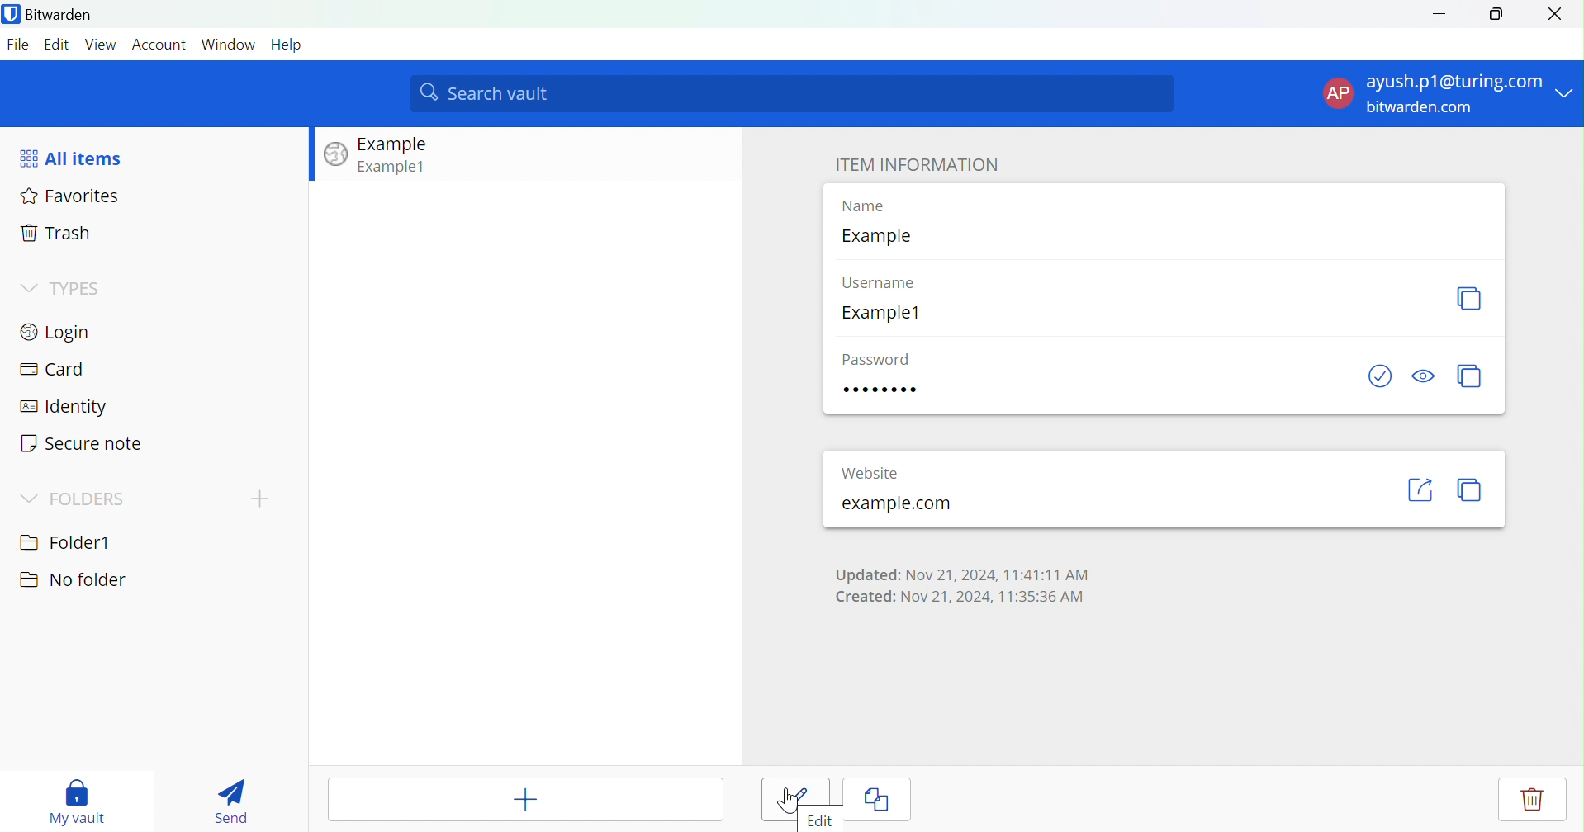 Image resolution: width=1584 pixels, height=832 pixels. What do you see at coordinates (1424, 375) in the screenshot?
I see `Toggle Visibility` at bounding box center [1424, 375].